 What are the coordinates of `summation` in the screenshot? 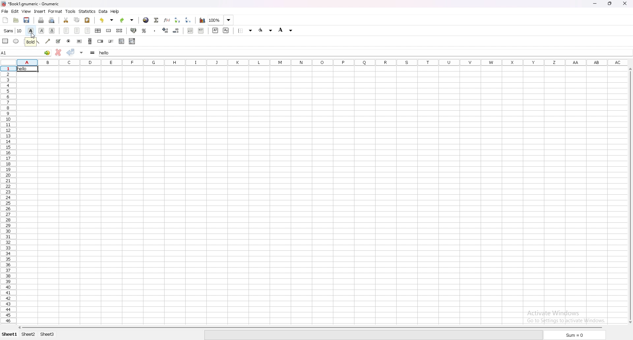 It's located at (156, 20).